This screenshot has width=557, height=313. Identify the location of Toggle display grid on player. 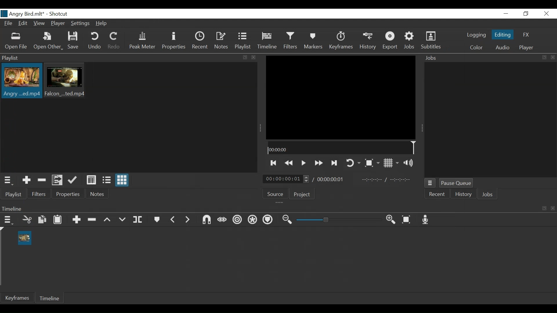
(393, 163).